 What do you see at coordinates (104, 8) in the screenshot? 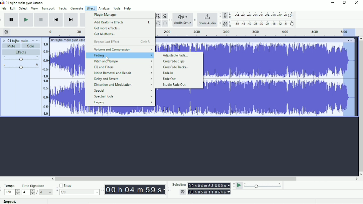
I see `Analyze` at bounding box center [104, 8].